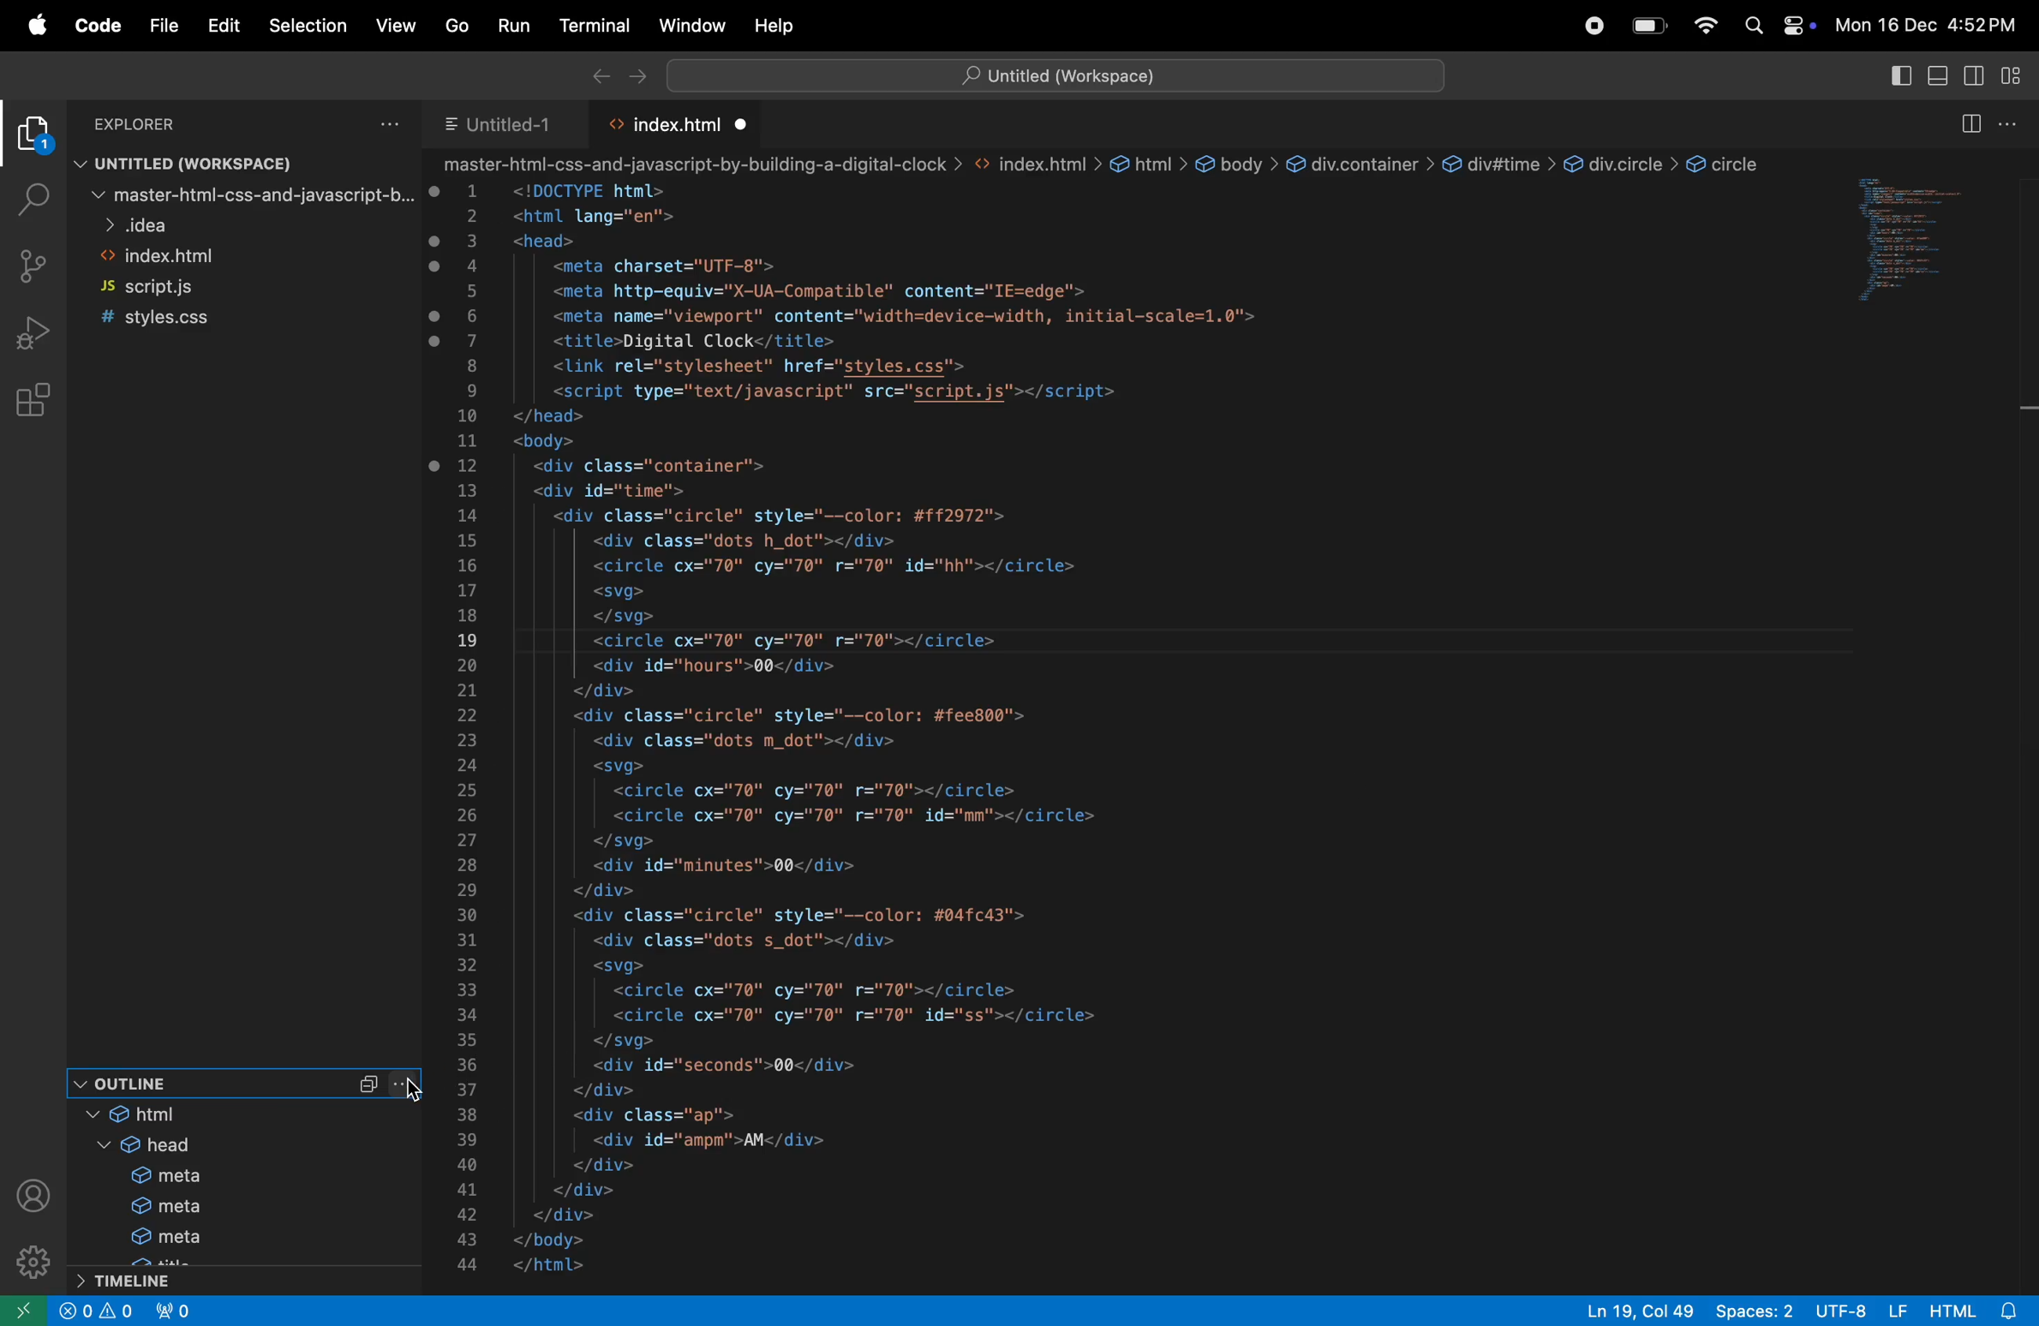  I want to click on open remote window, so click(28, 1309).